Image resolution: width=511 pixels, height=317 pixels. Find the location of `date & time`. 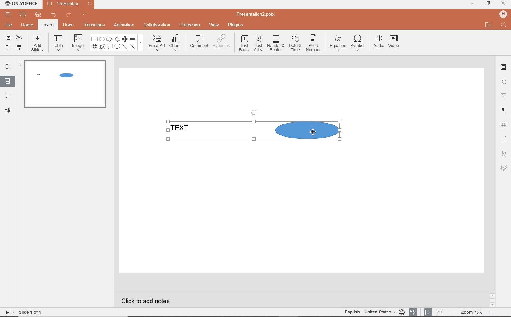

date & time is located at coordinates (294, 45).